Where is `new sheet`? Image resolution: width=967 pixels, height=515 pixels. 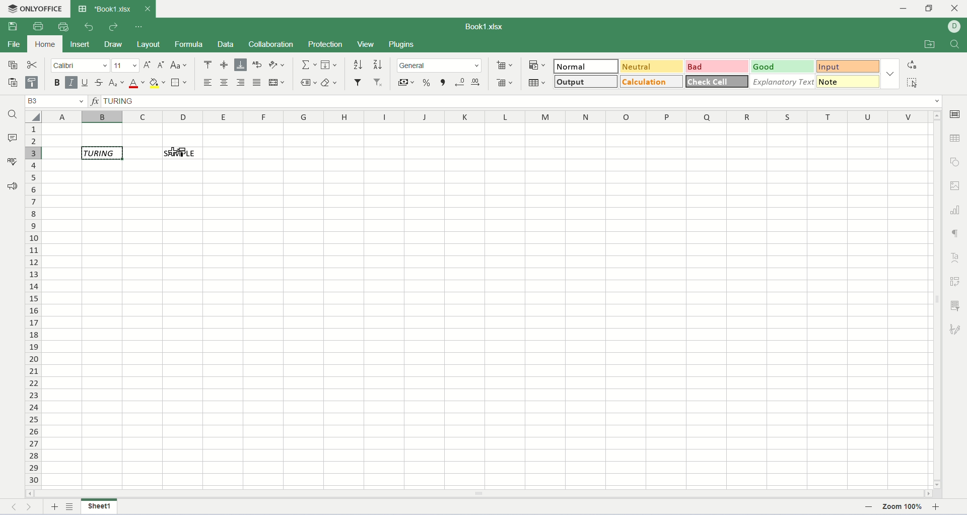
new sheet is located at coordinates (55, 508).